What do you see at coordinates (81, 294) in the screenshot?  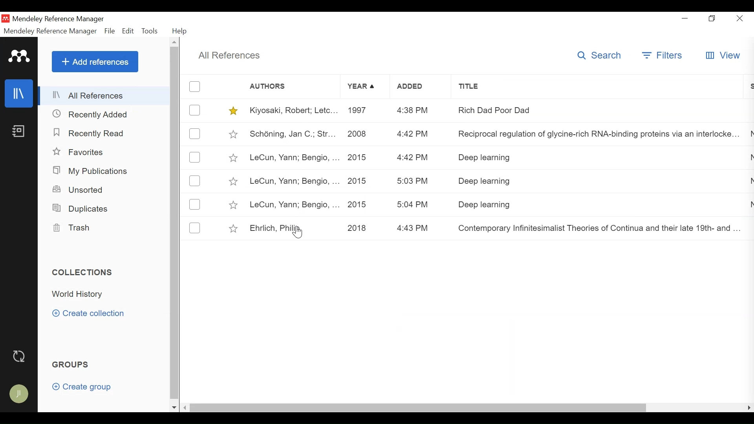 I see `Collection` at bounding box center [81, 294].